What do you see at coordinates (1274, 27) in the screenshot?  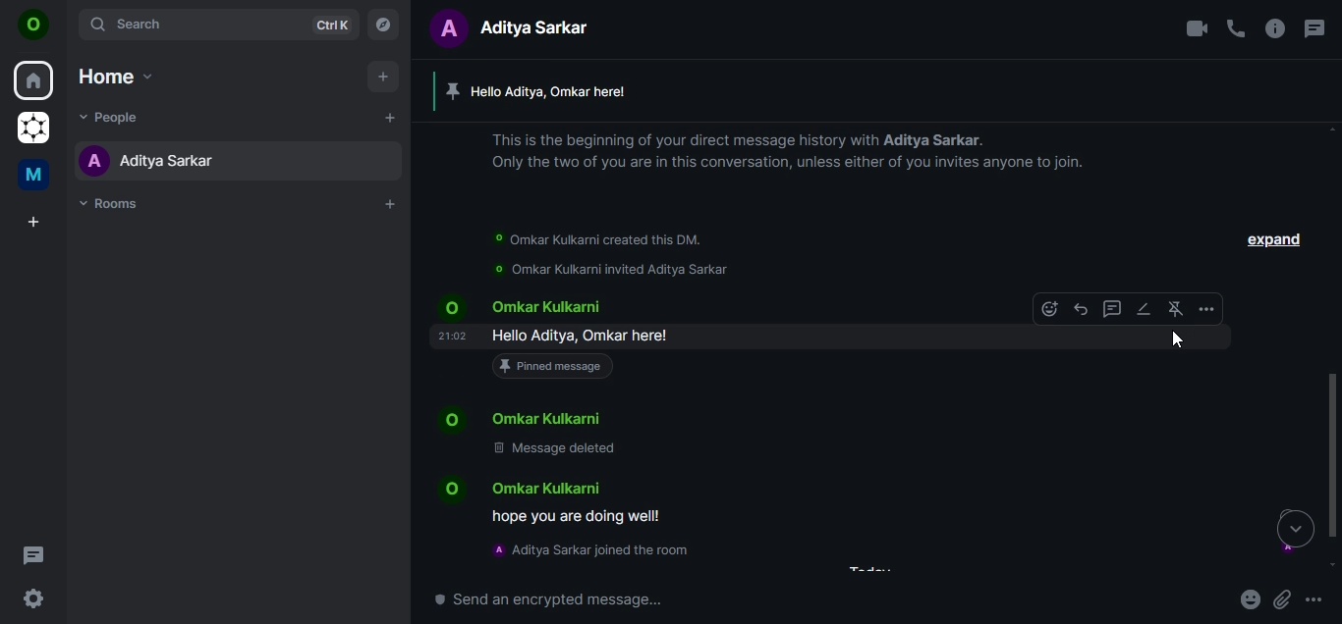 I see `room info` at bounding box center [1274, 27].